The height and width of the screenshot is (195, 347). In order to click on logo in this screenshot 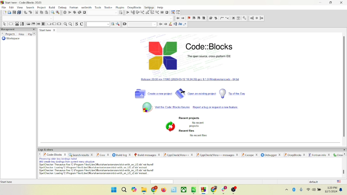, I will do `click(2, 3)`.